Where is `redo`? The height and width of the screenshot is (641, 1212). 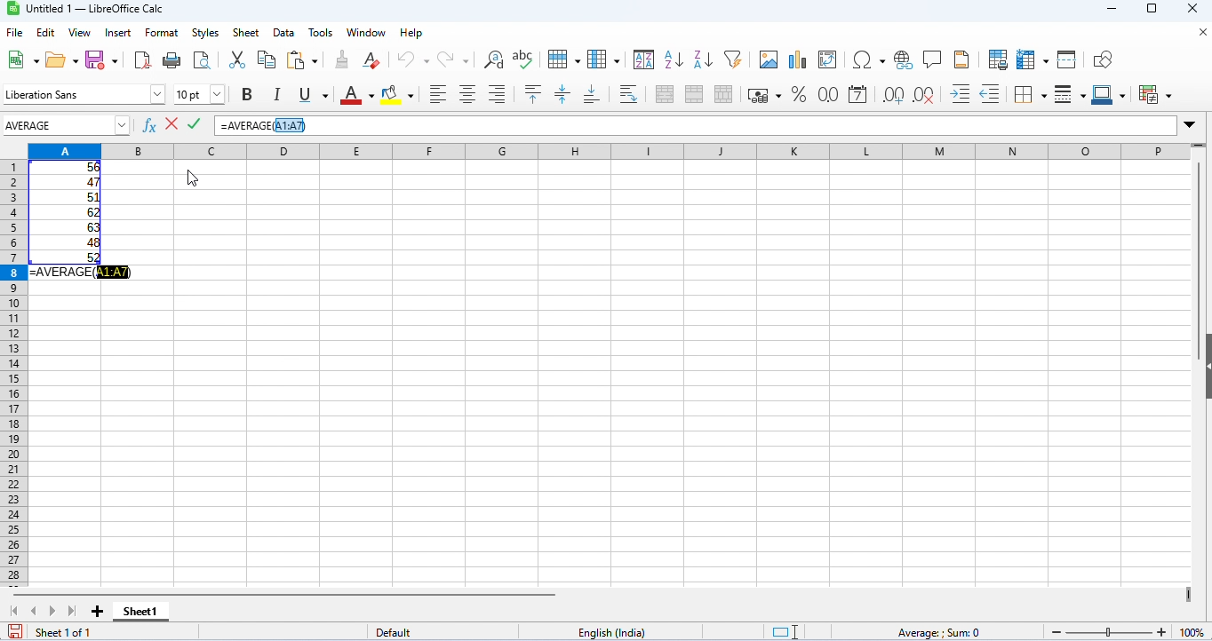
redo is located at coordinates (455, 59).